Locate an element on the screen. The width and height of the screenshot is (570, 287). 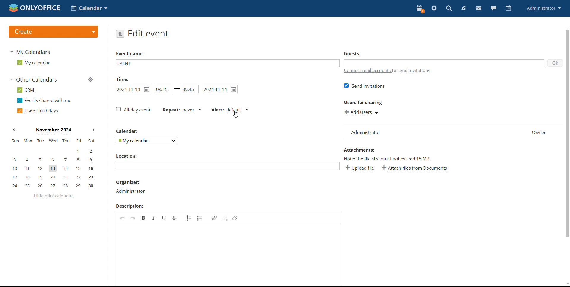
event name label is located at coordinates (132, 54).